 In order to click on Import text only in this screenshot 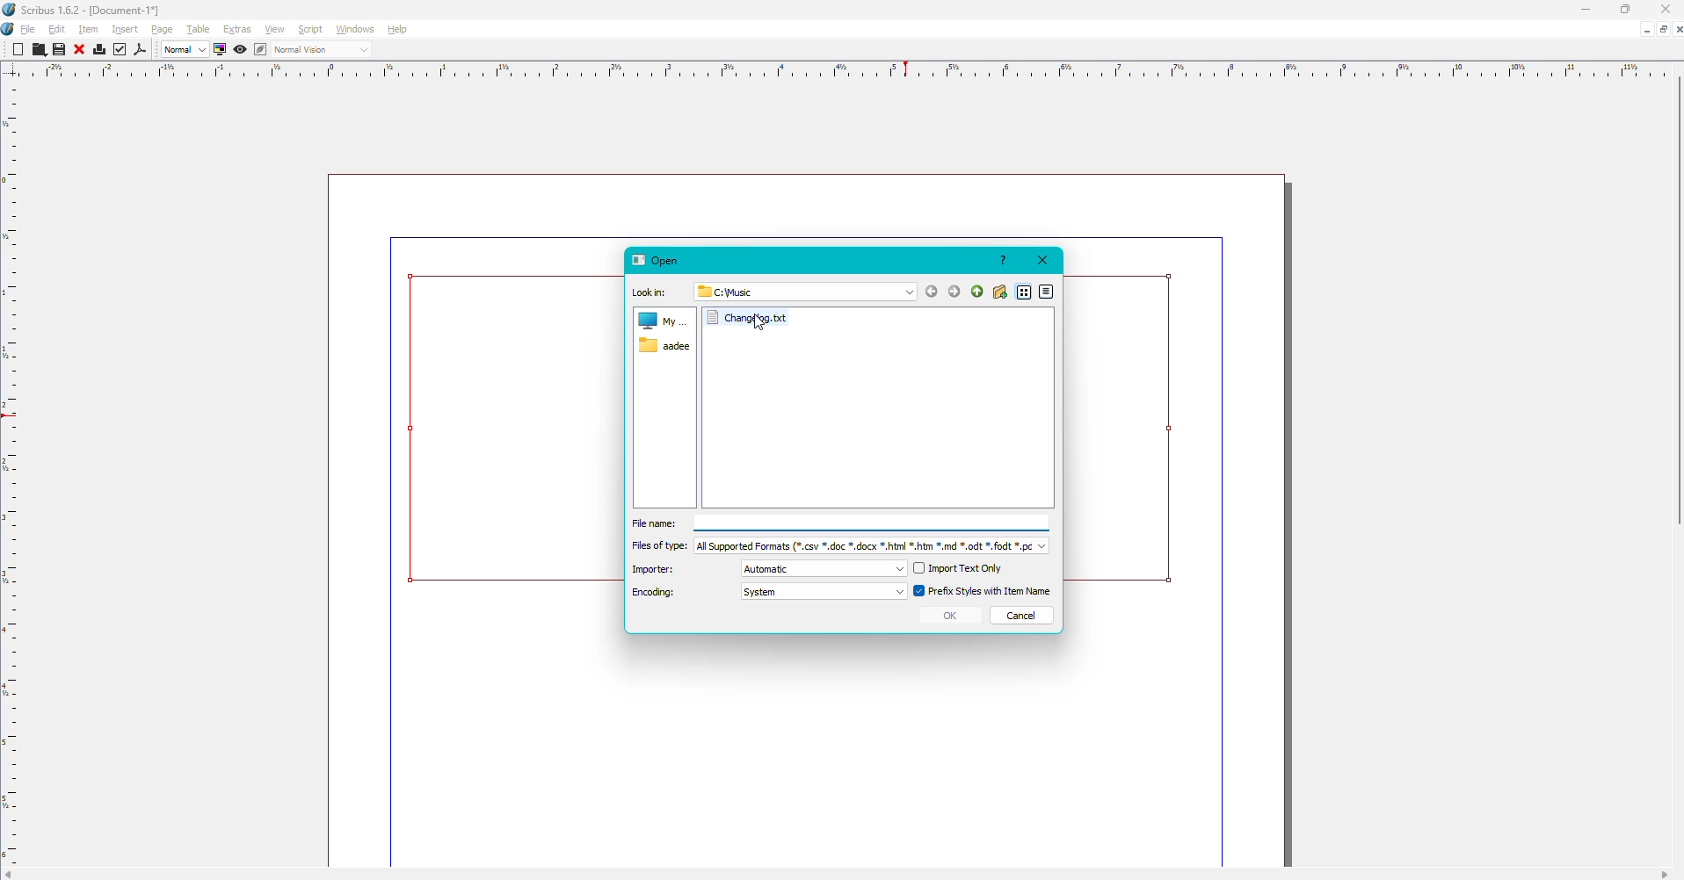, I will do `click(962, 567)`.